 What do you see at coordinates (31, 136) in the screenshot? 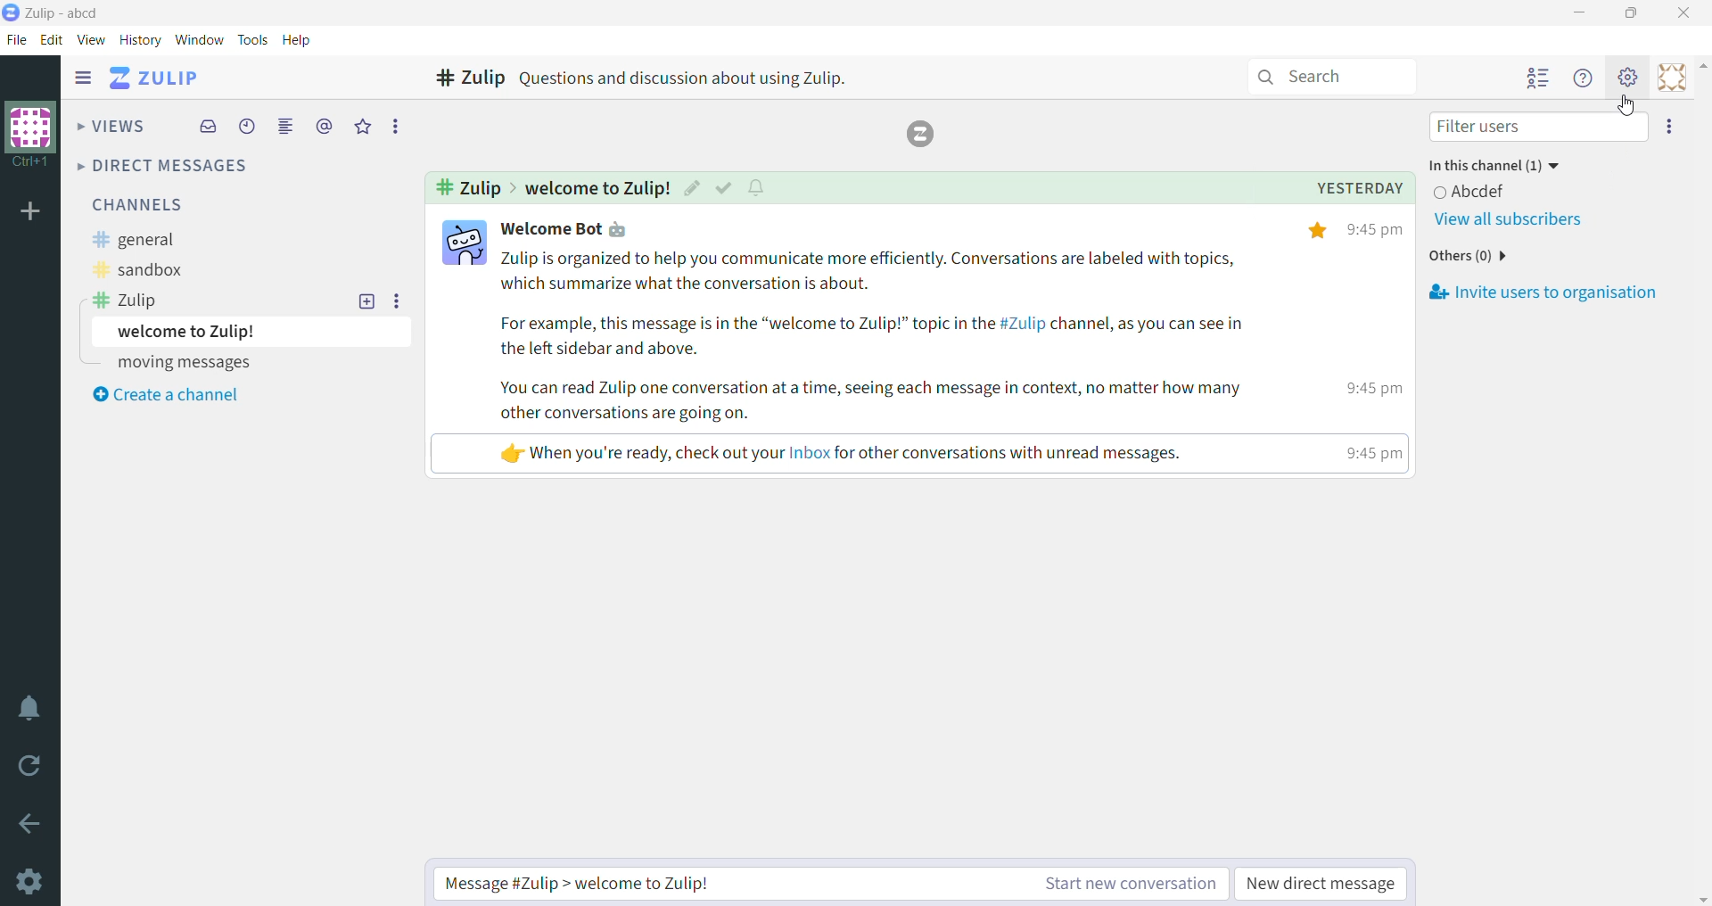
I see `Organization Name` at bounding box center [31, 136].